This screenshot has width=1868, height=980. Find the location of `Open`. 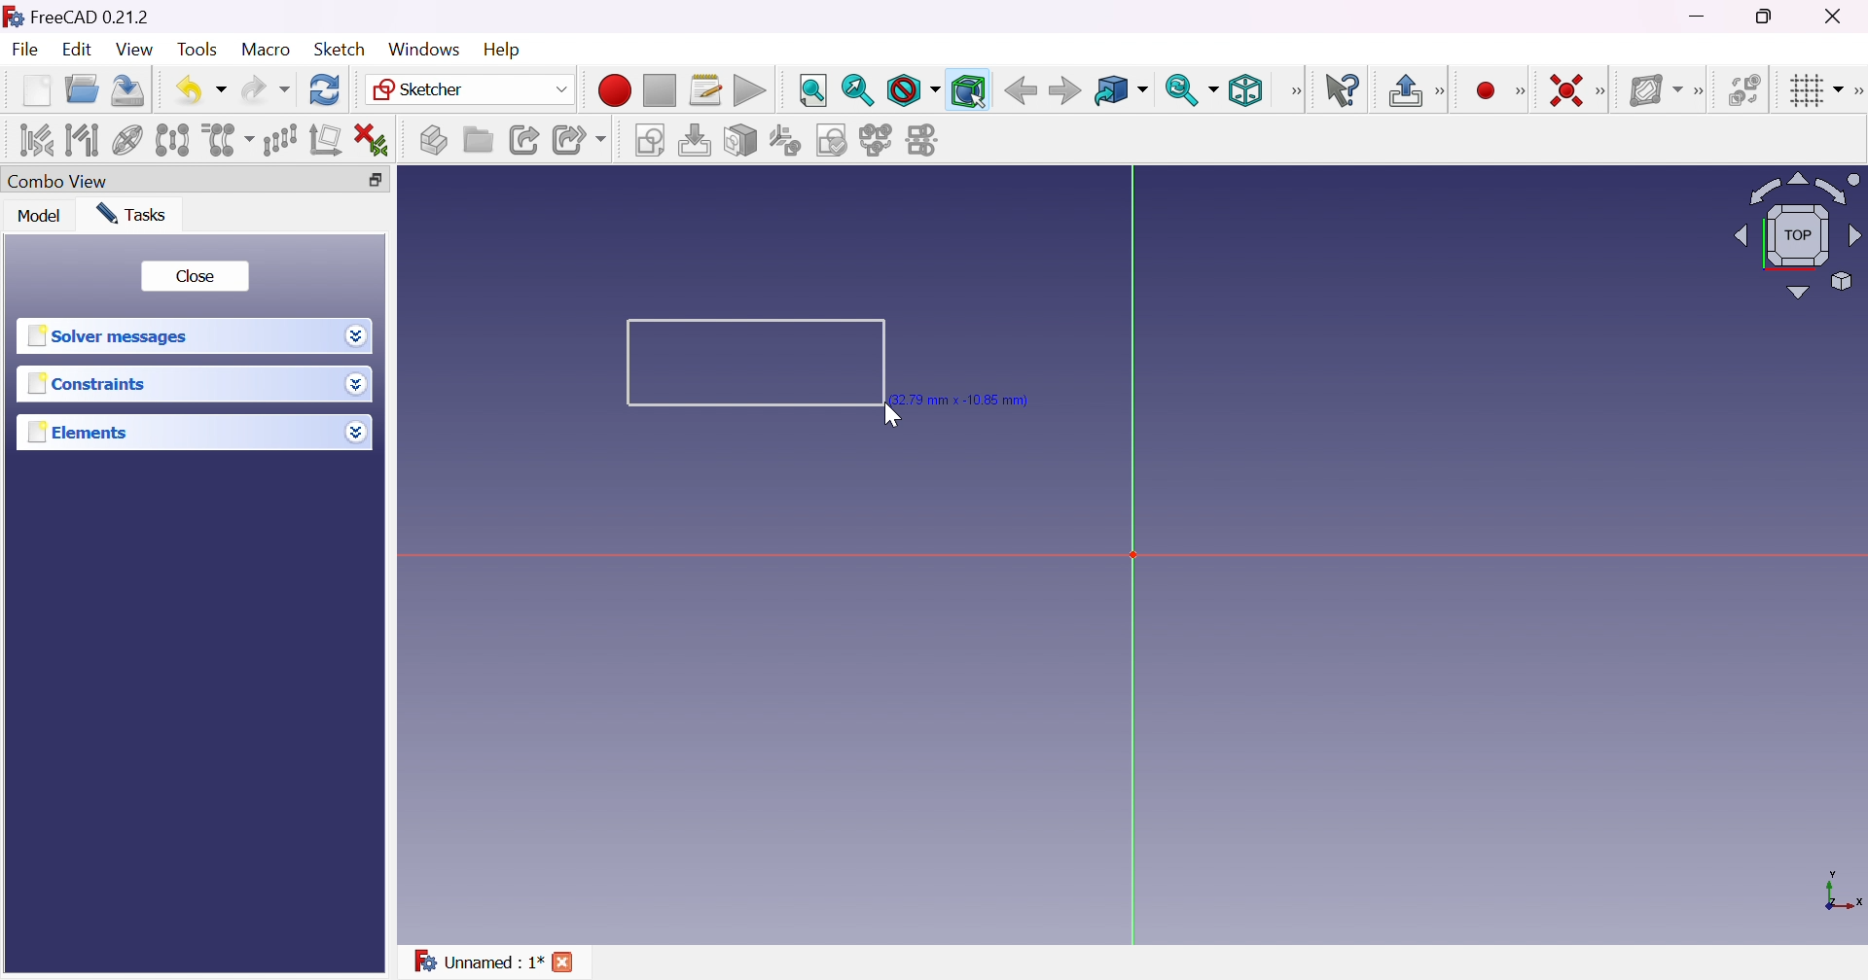

Open is located at coordinates (83, 89).